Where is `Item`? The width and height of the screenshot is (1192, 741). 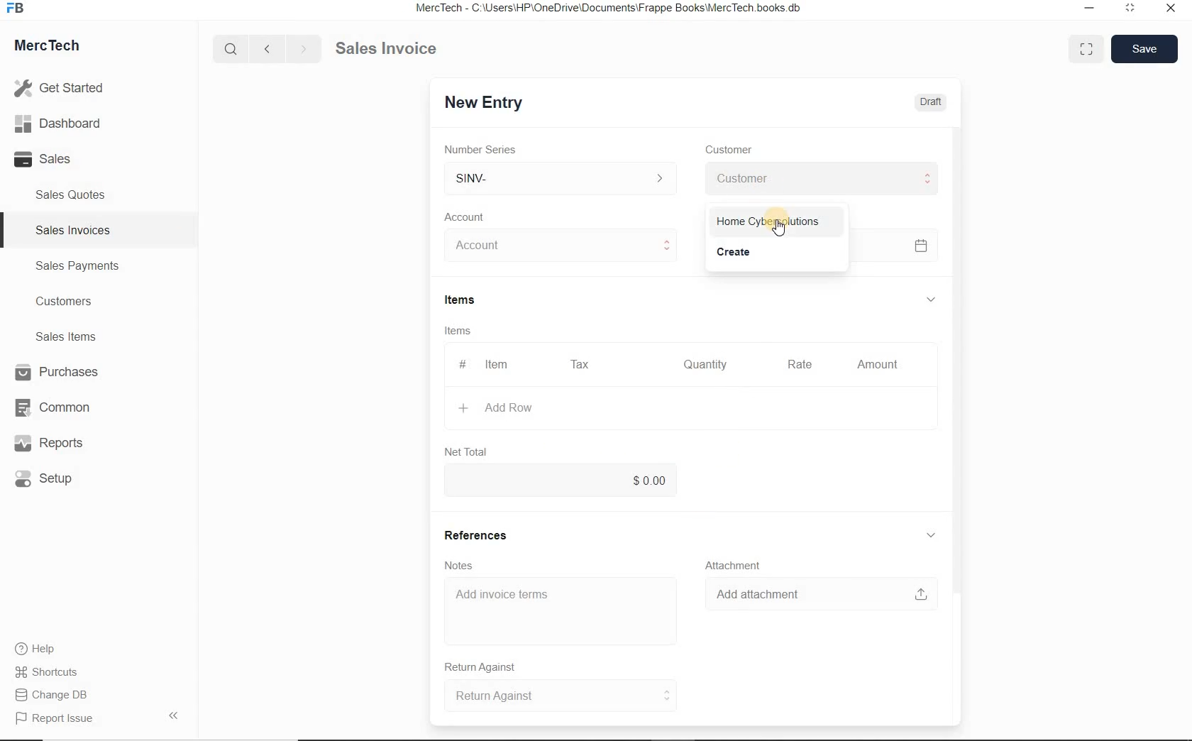
Item is located at coordinates (498, 365).